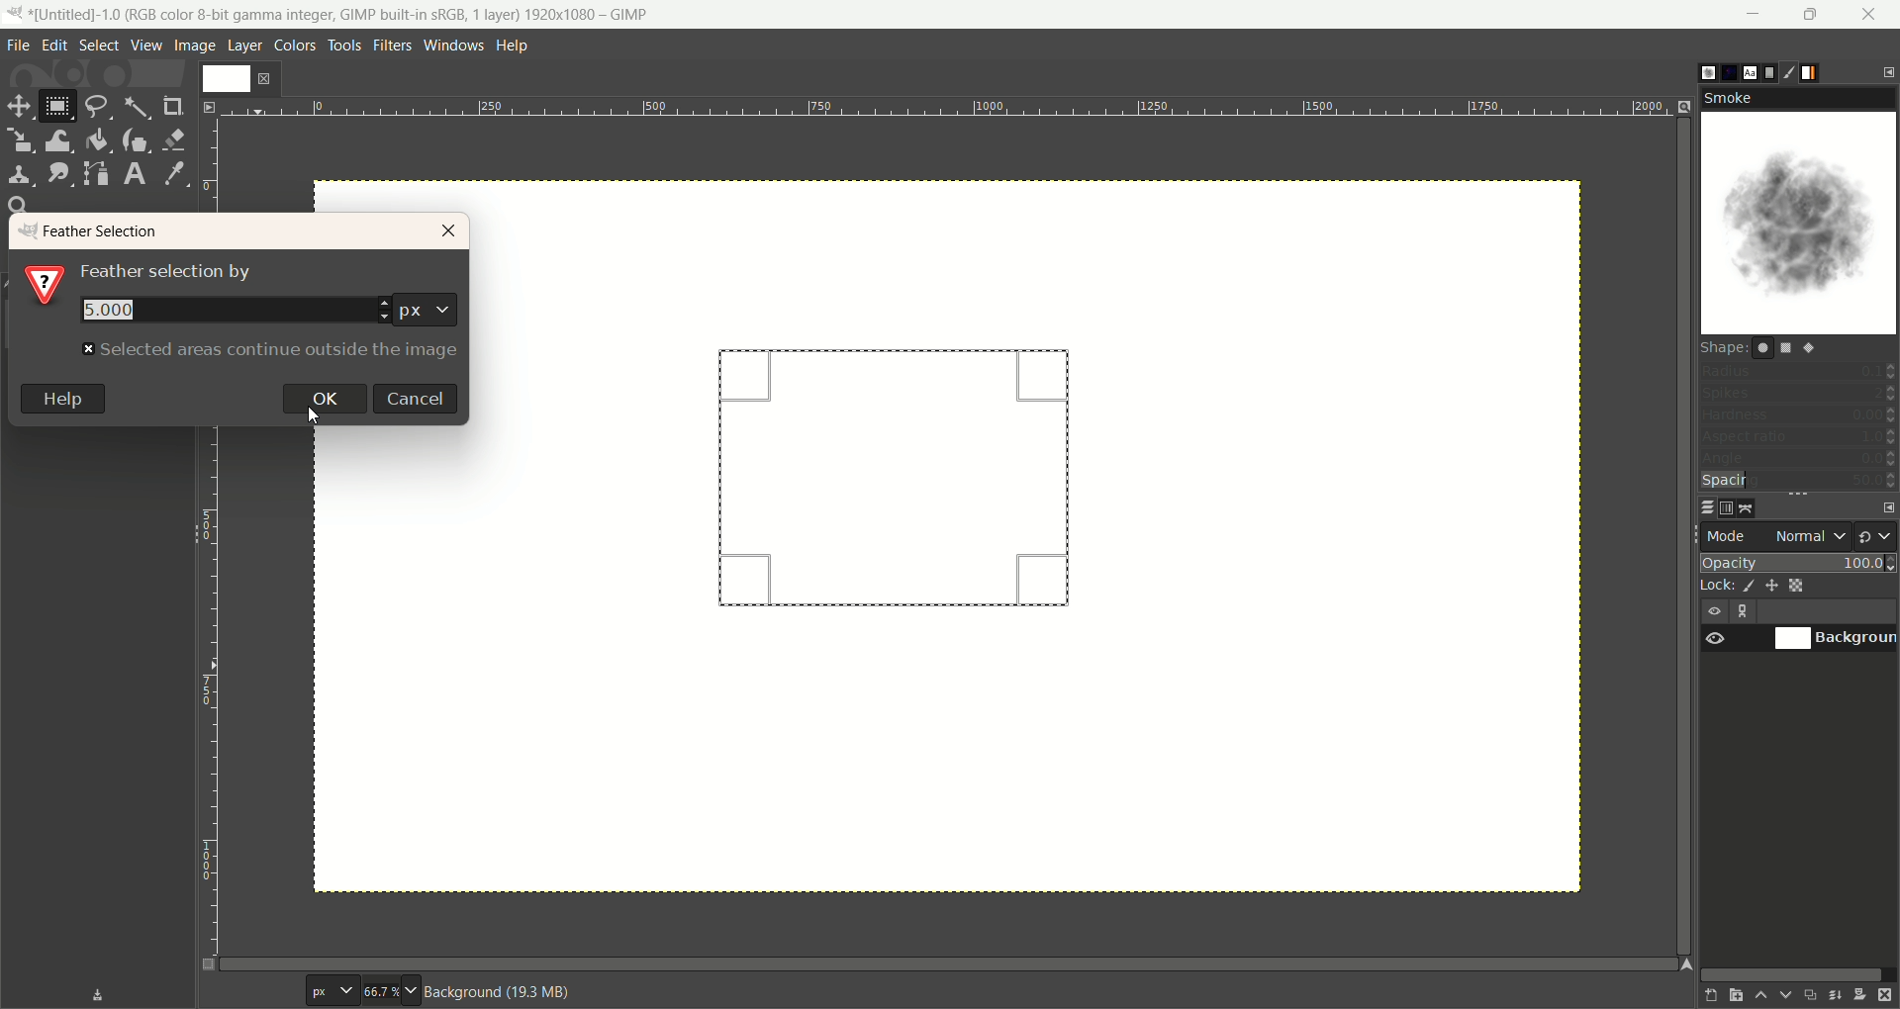 The height and width of the screenshot is (1009, 1900). I want to click on visibility, so click(1715, 611).